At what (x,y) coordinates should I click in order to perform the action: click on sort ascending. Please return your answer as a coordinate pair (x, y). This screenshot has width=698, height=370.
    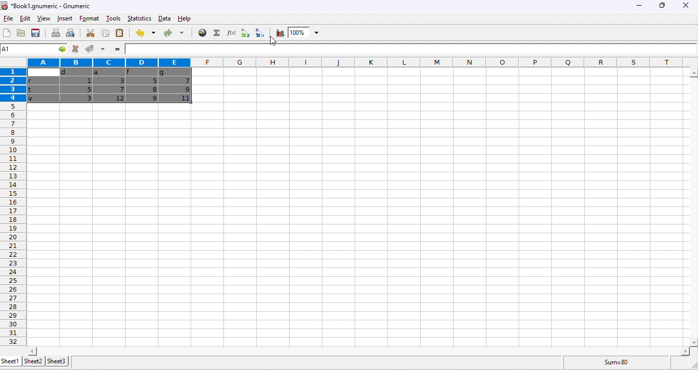
    Looking at the image, I should click on (244, 33).